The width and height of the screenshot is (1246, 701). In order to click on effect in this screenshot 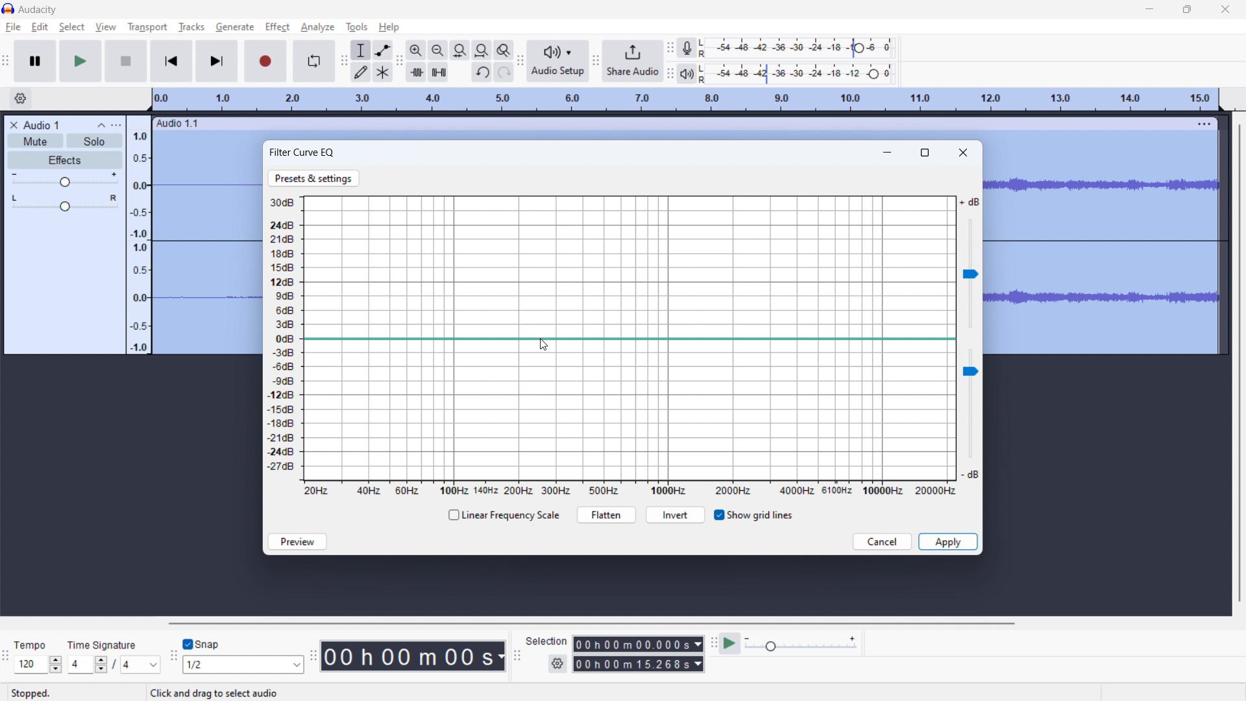, I will do `click(277, 27)`.